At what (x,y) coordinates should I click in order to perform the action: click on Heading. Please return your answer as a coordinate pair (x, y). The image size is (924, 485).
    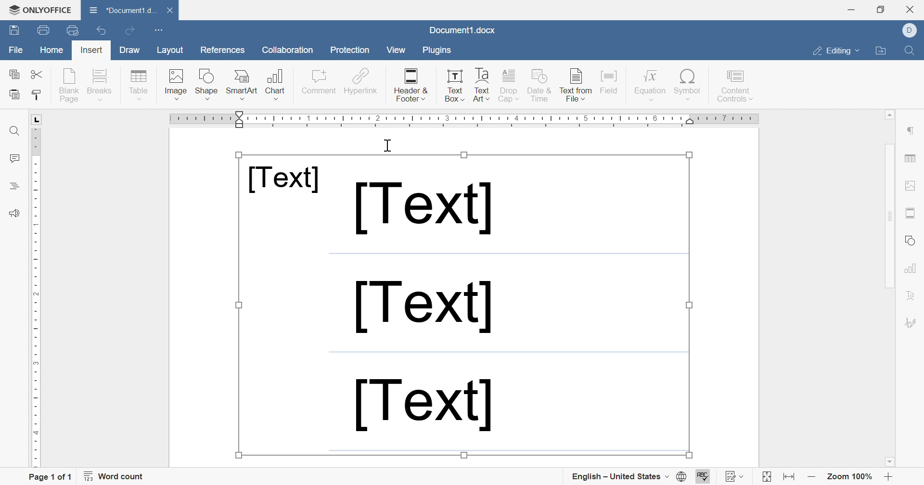
    Looking at the image, I should click on (13, 185).